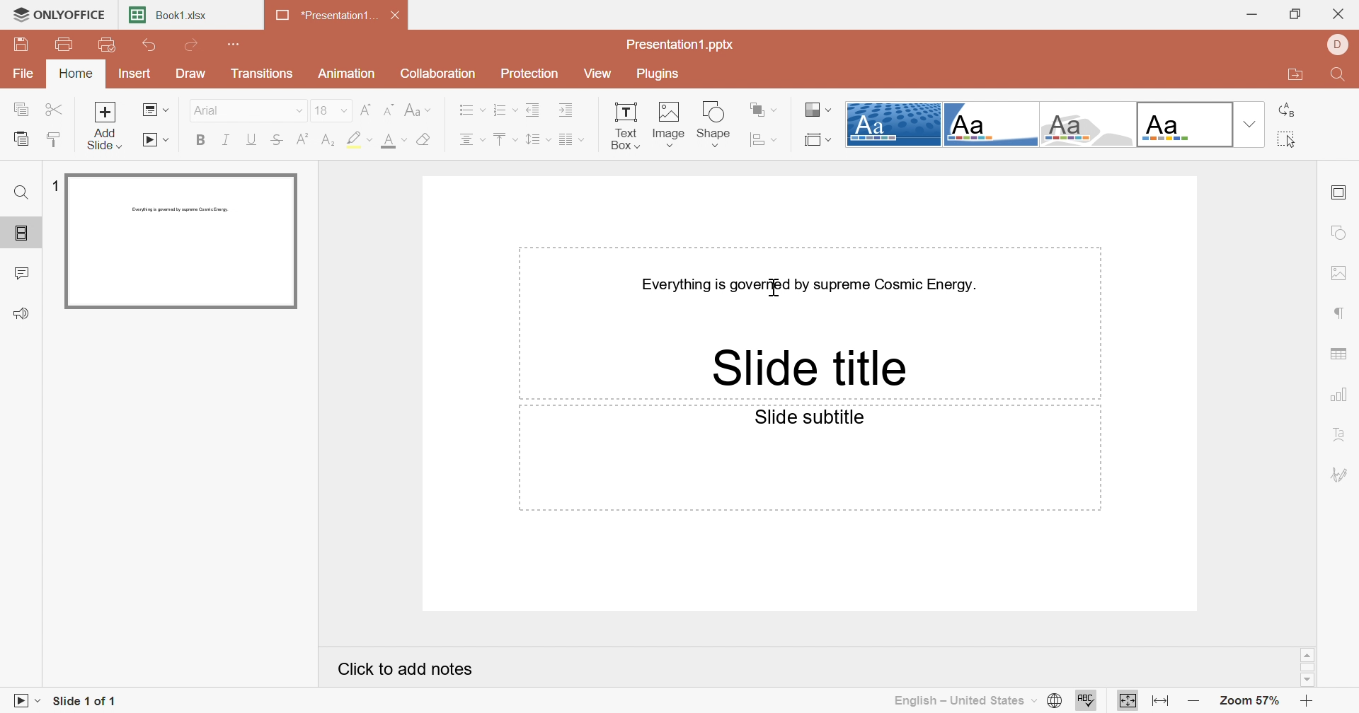 This screenshot has height=713, width=1359. What do you see at coordinates (1056, 701) in the screenshot?
I see `Set document language` at bounding box center [1056, 701].